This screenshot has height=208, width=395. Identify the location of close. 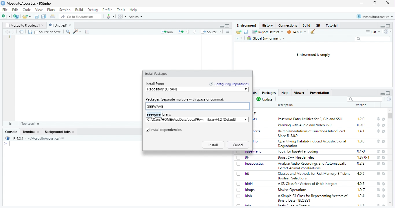
(43, 25).